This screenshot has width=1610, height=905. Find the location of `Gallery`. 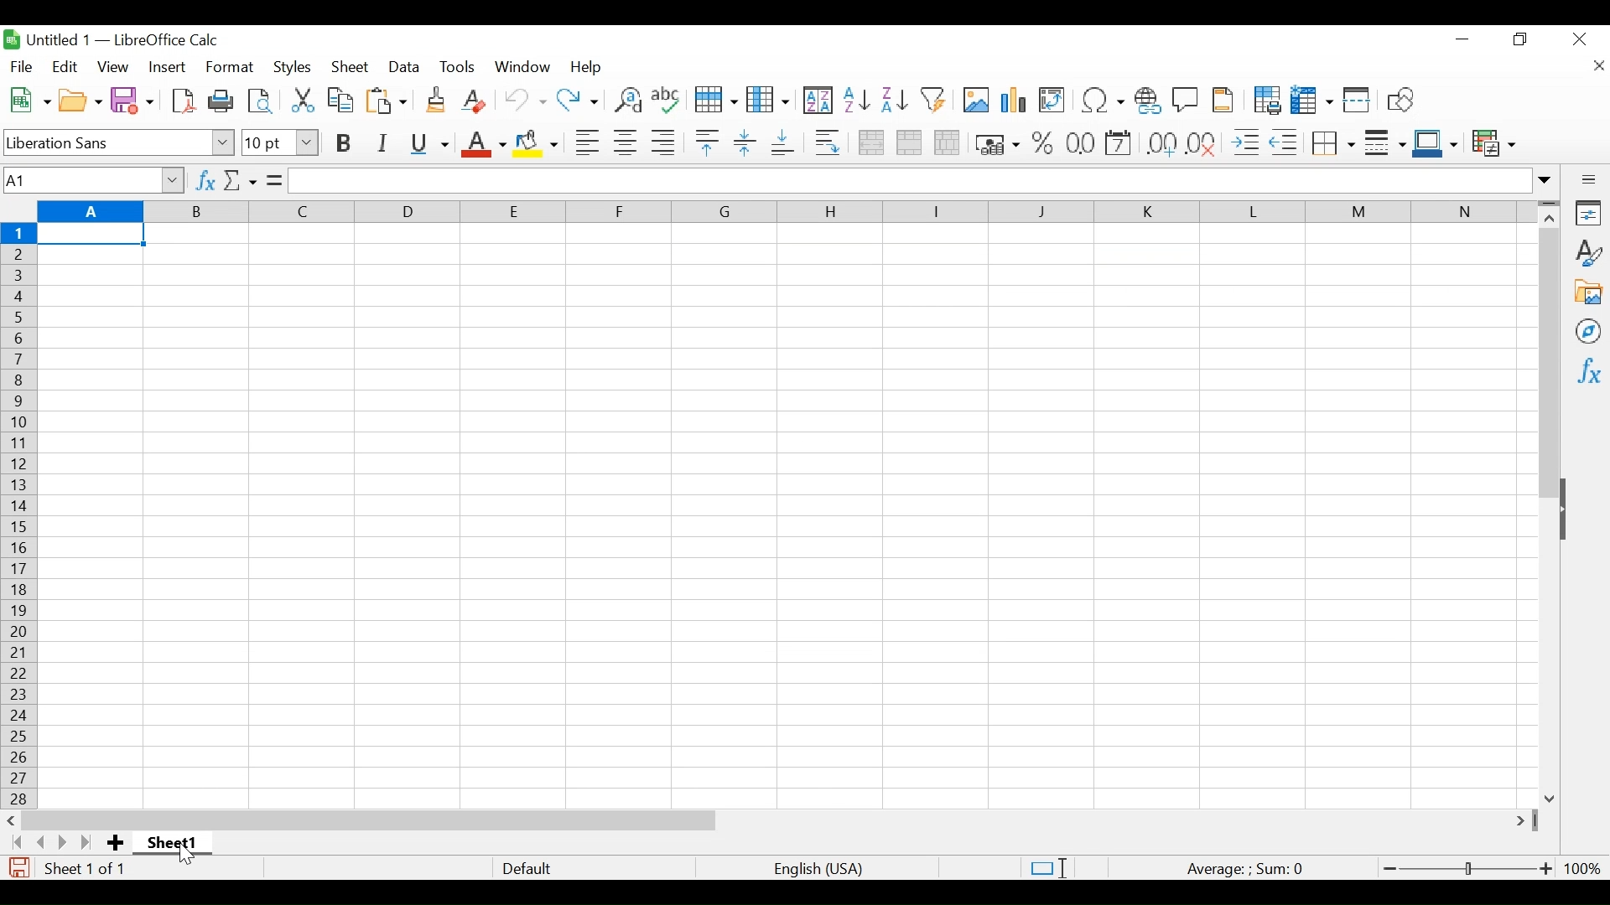

Gallery is located at coordinates (1587, 291).